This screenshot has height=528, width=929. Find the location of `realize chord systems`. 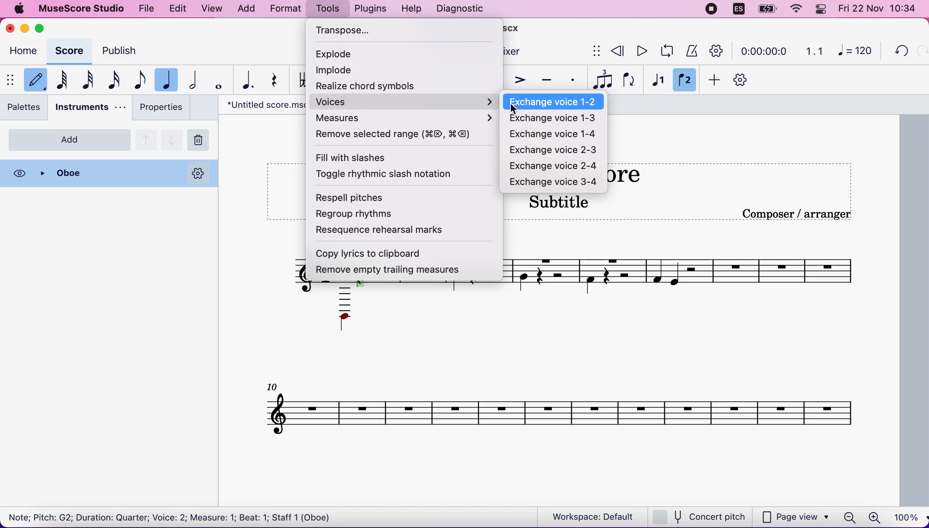

realize chord systems is located at coordinates (382, 86).